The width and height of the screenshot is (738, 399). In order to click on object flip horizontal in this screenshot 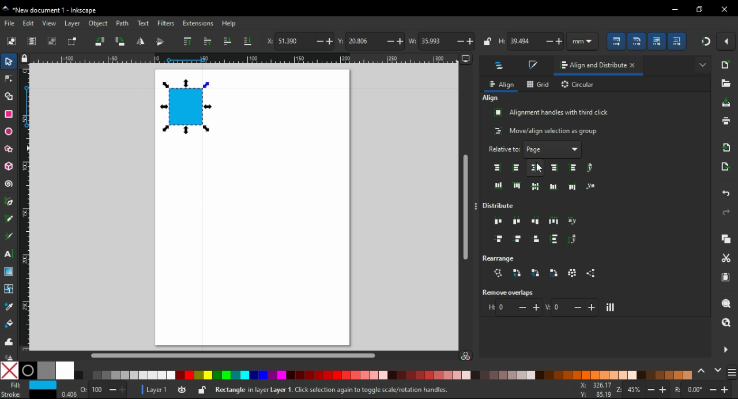, I will do `click(140, 42)`.